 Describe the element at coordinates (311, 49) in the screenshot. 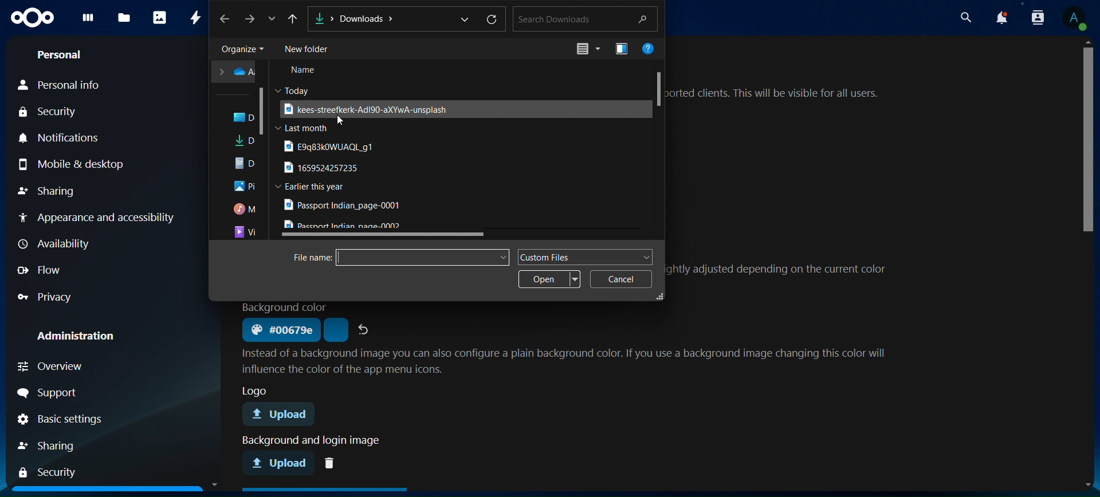

I see `new folder` at that location.